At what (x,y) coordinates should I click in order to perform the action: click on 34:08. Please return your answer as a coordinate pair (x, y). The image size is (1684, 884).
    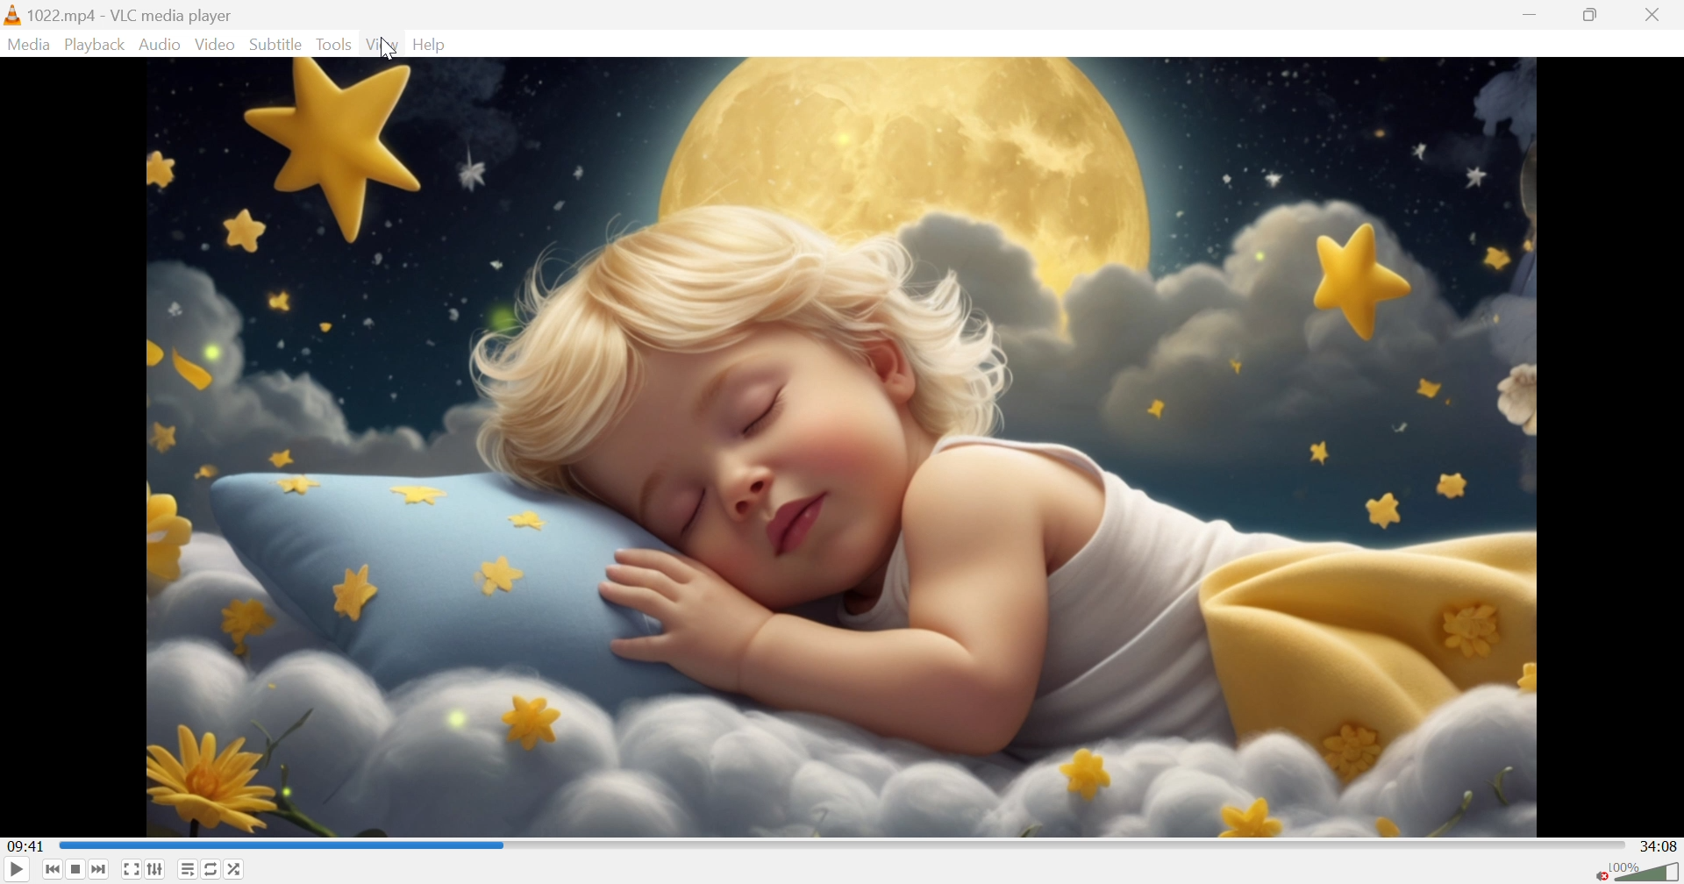
    Looking at the image, I should click on (1659, 846).